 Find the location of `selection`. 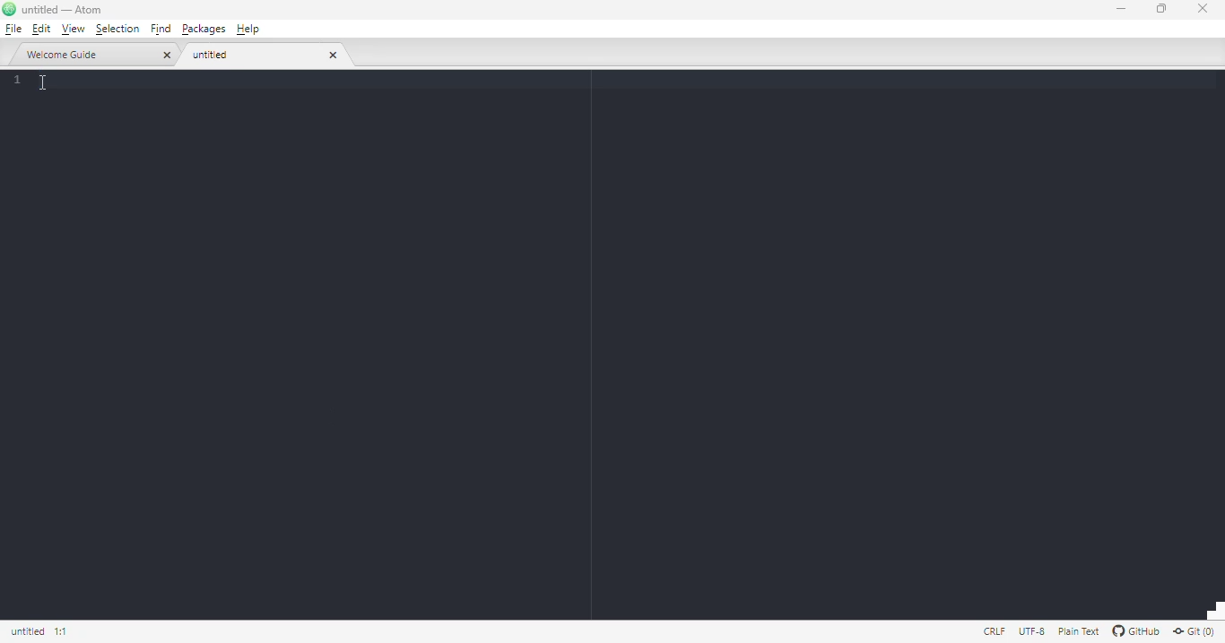

selection is located at coordinates (118, 29).